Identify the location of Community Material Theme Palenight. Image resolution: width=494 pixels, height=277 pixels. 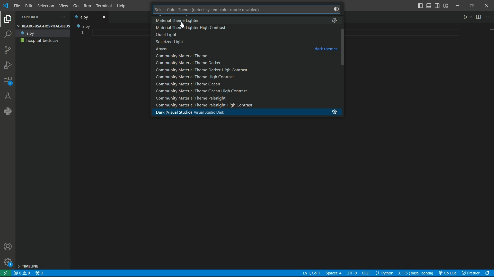
(210, 98).